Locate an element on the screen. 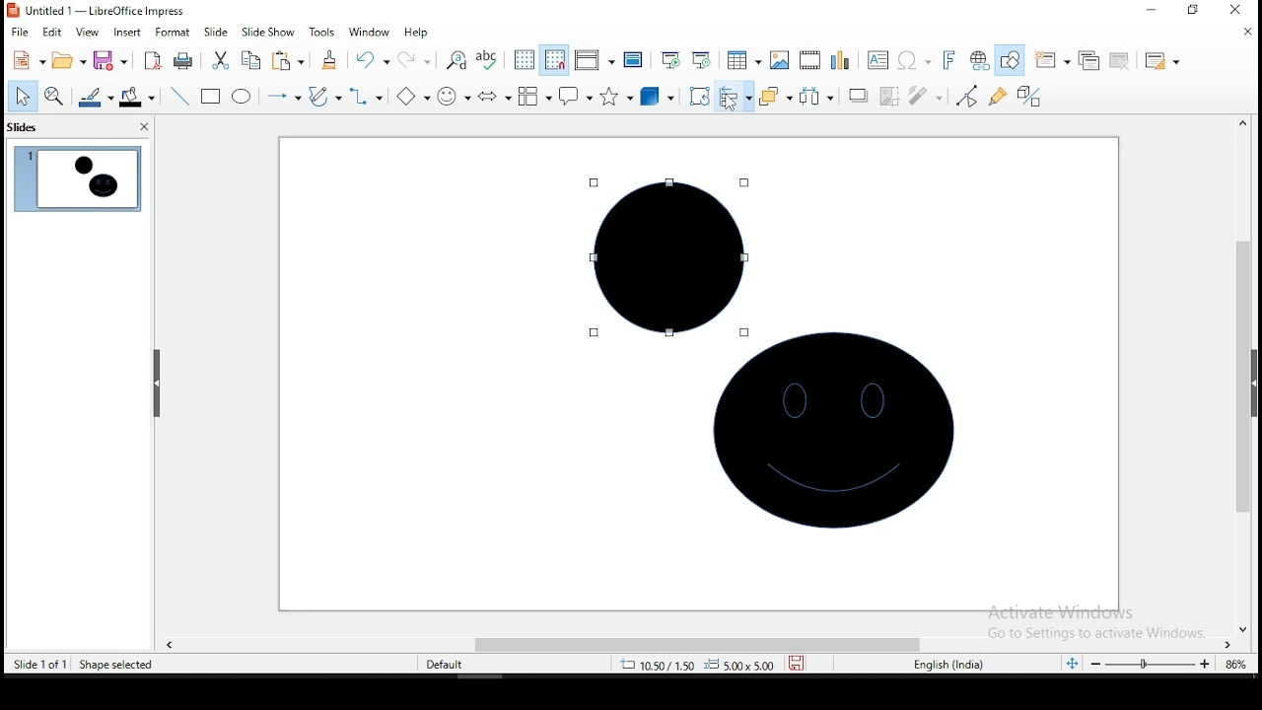  icon and filename is located at coordinates (97, 11).